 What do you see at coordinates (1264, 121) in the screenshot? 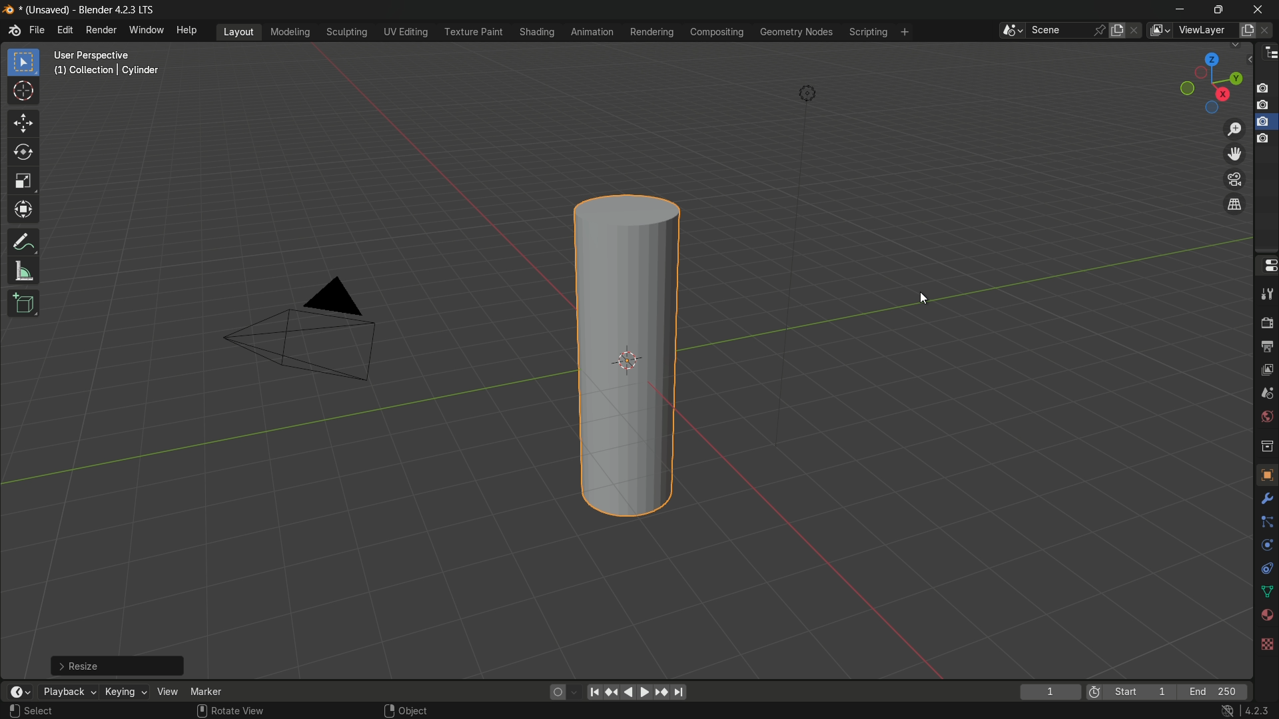
I see `layer 3` at bounding box center [1264, 121].